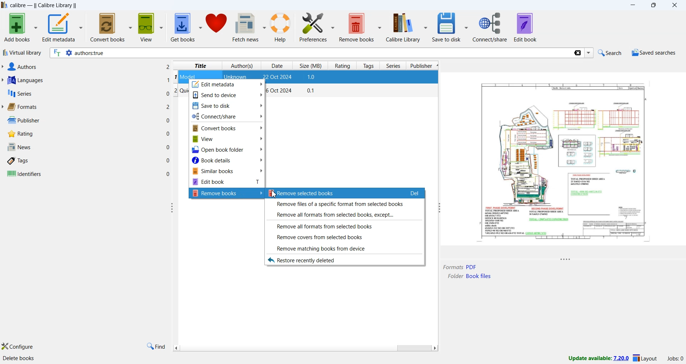  Describe the element at coordinates (577, 54) in the screenshot. I see `clear search` at that location.